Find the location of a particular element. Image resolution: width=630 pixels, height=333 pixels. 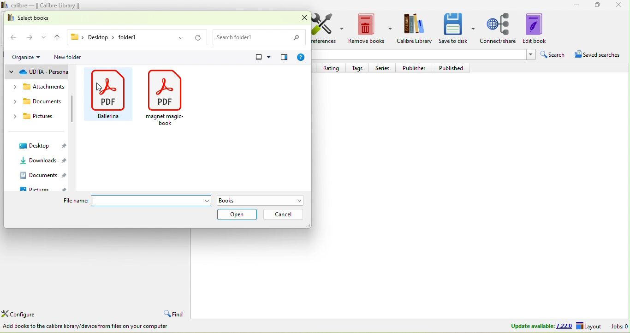

calibre library is located at coordinates (416, 29).